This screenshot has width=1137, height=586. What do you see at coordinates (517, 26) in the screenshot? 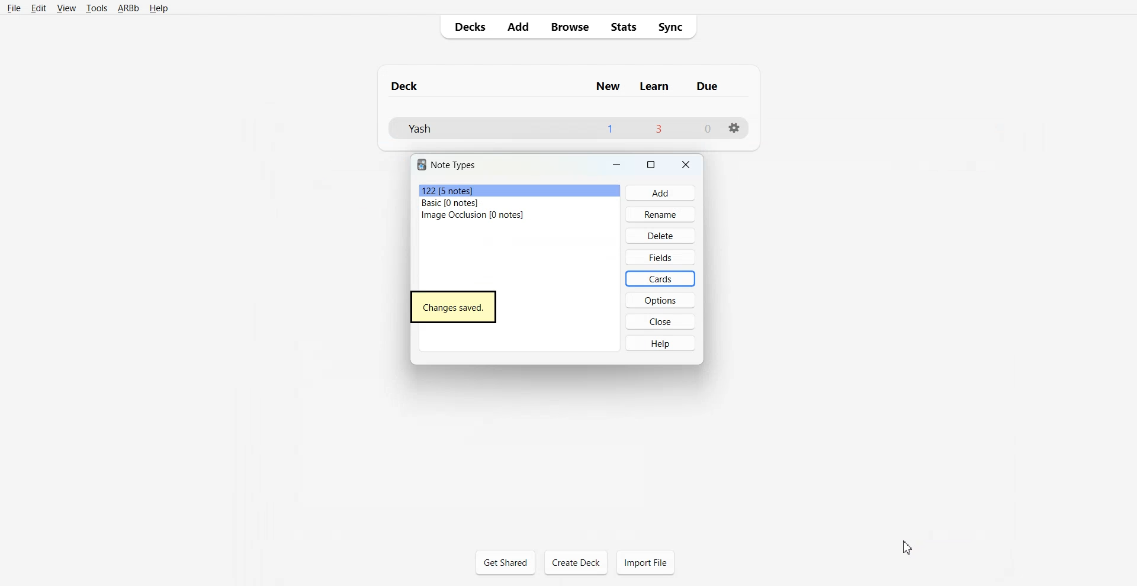
I see `Add` at bounding box center [517, 26].